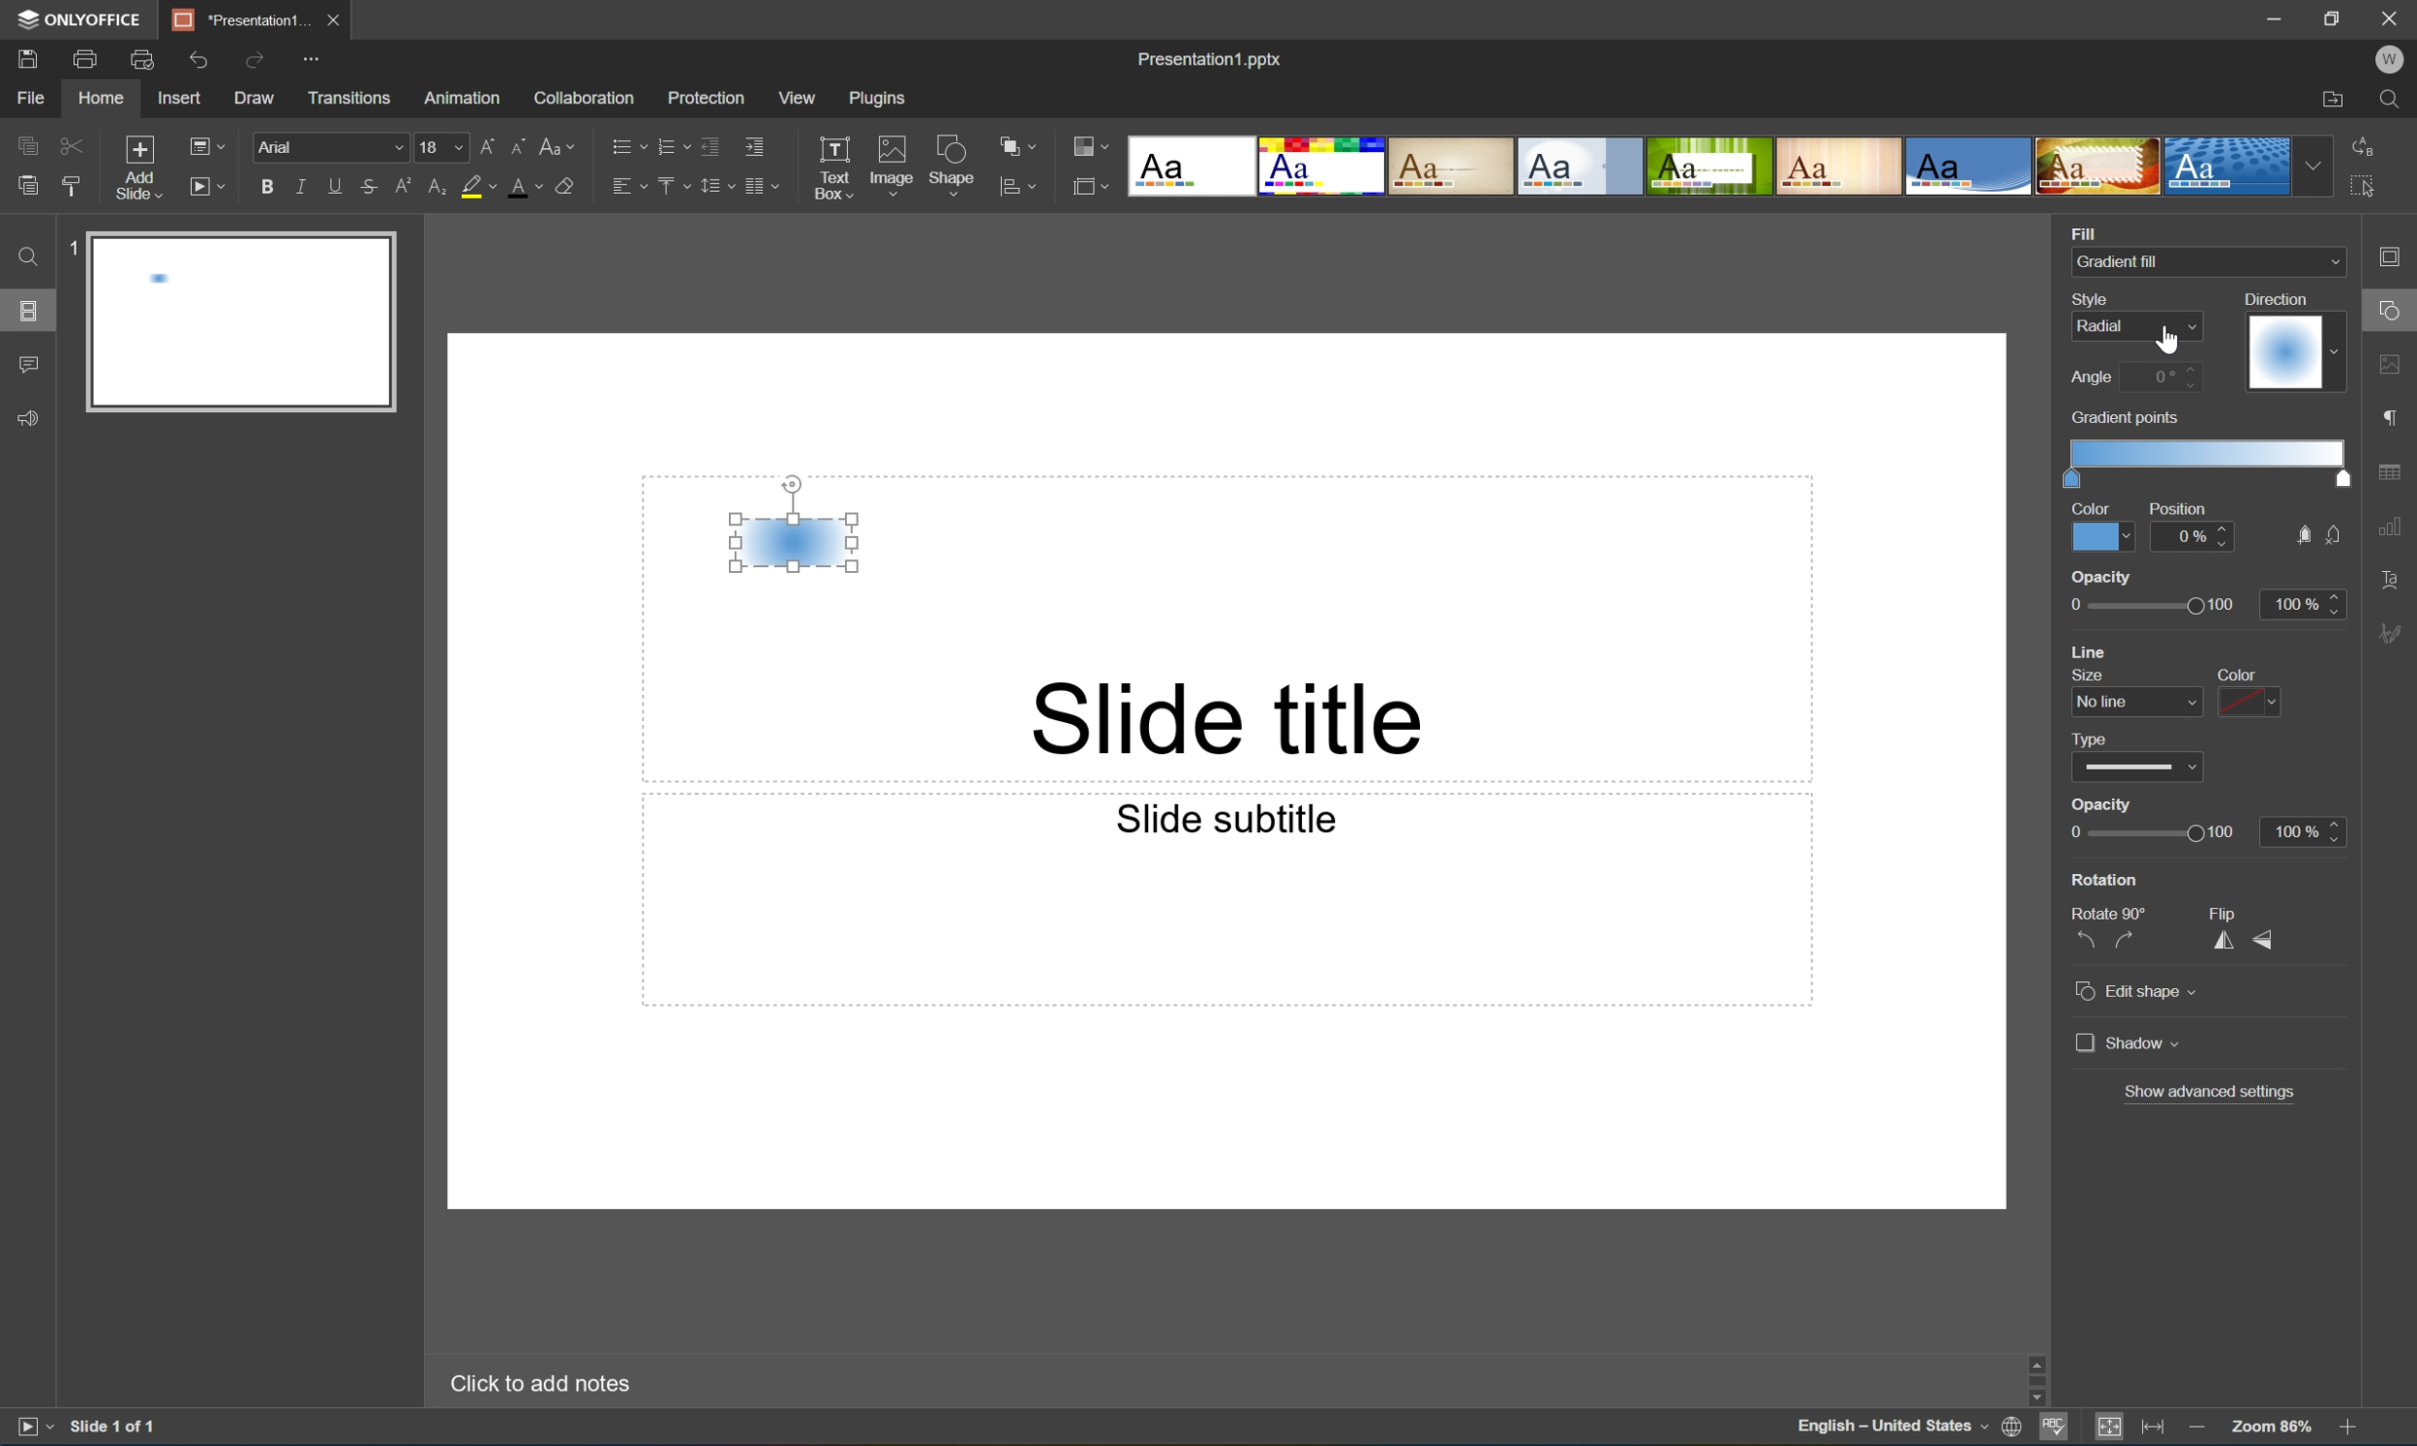 The height and width of the screenshot is (1446, 2417). Describe the element at coordinates (2094, 651) in the screenshot. I see `line` at that location.